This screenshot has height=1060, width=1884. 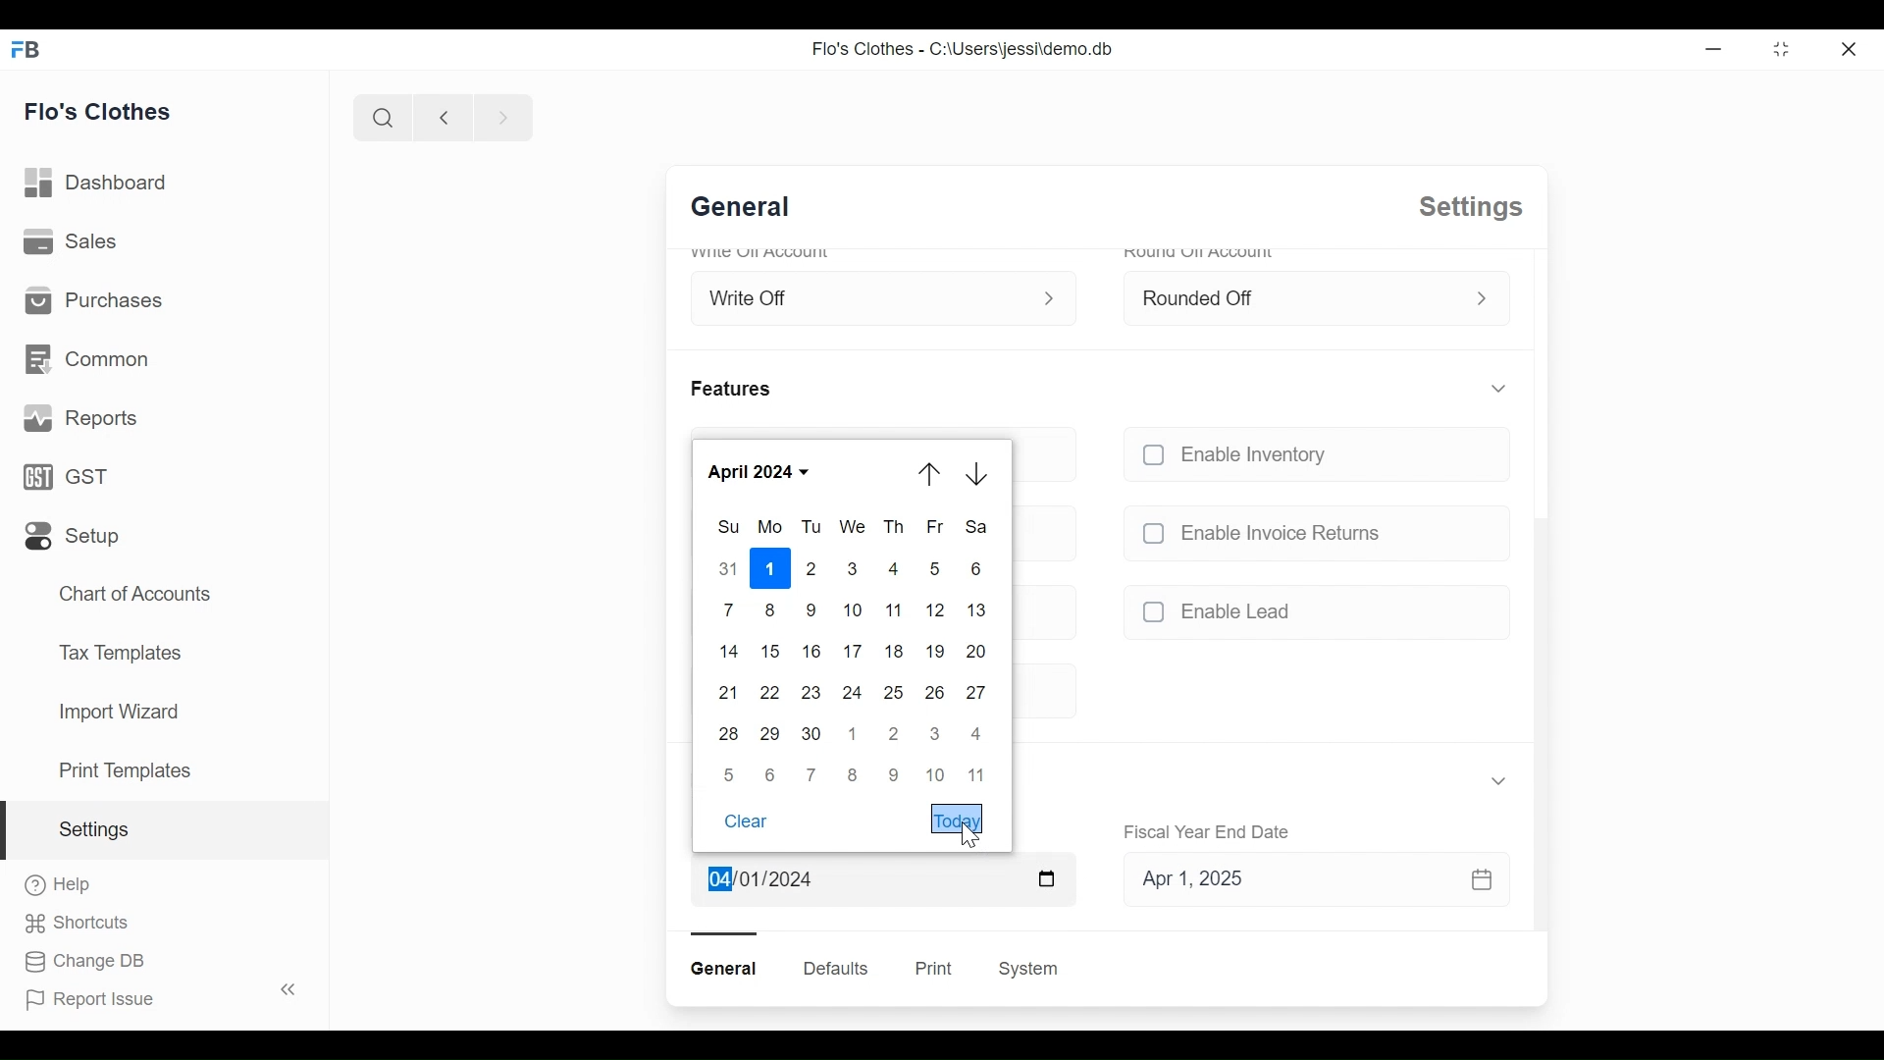 What do you see at coordinates (1309, 458) in the screenshot?
I see `unchecked Enable Inventory` at bounding box center [1309, 458].